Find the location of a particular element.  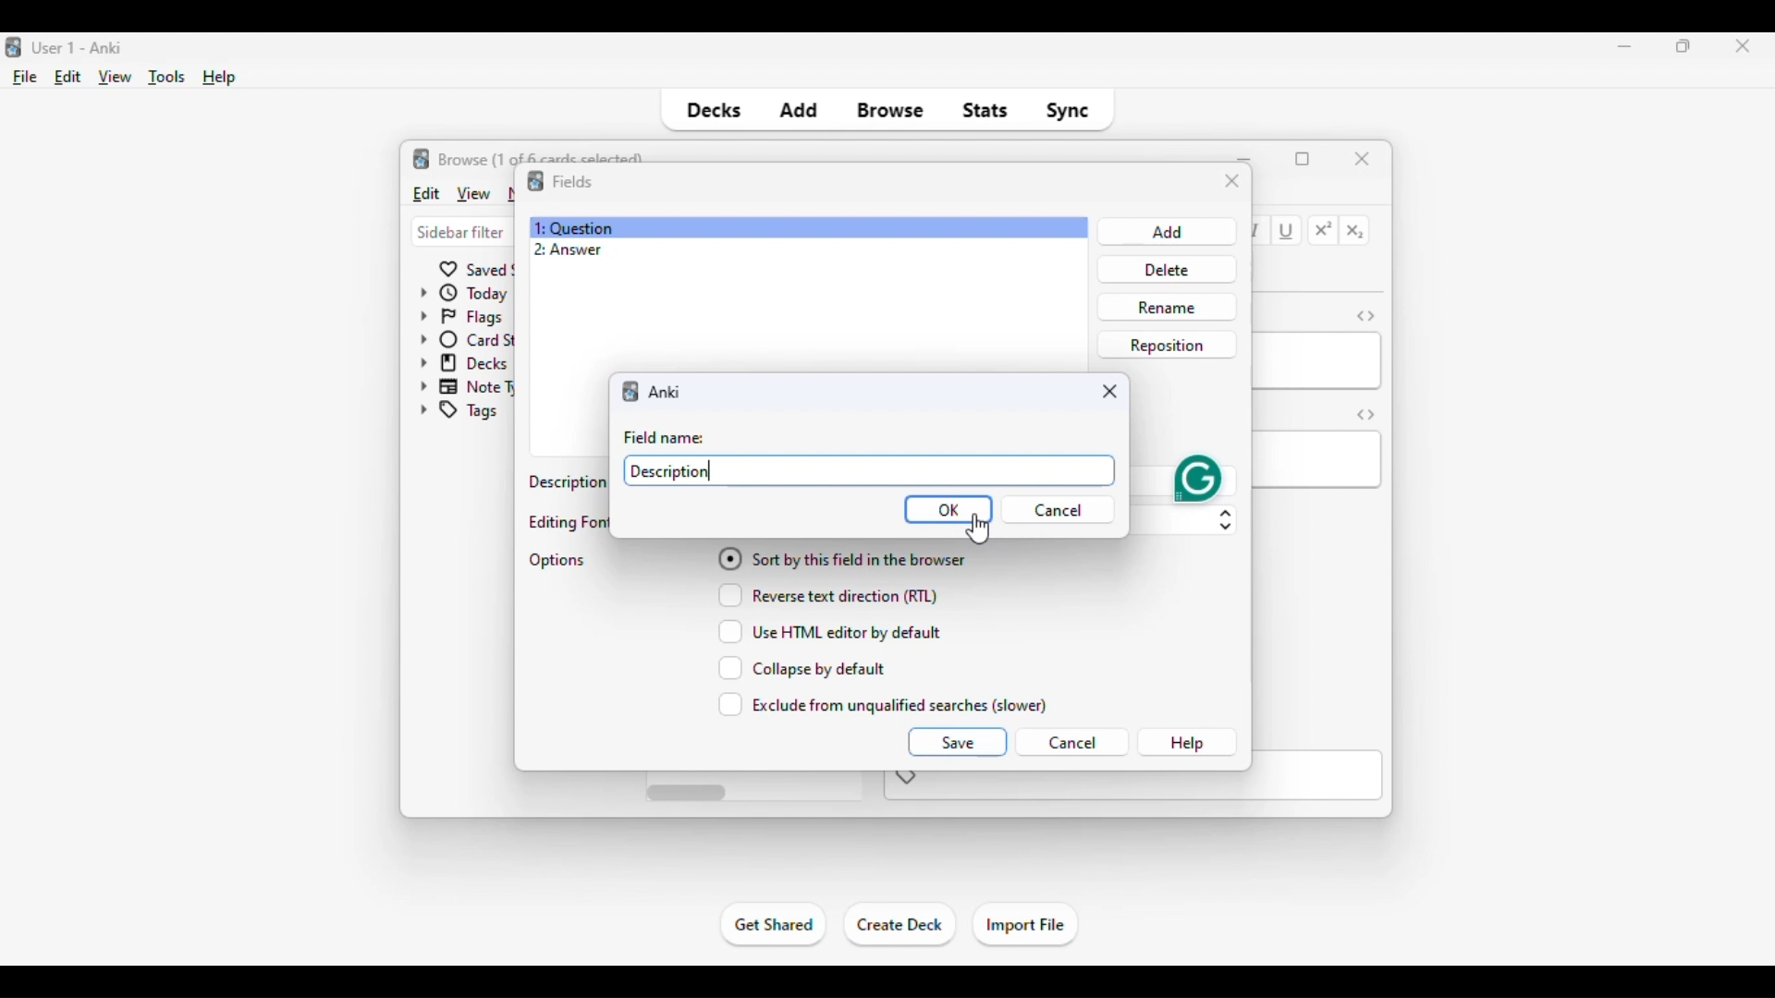

fields is located at coordinates (572, 180).